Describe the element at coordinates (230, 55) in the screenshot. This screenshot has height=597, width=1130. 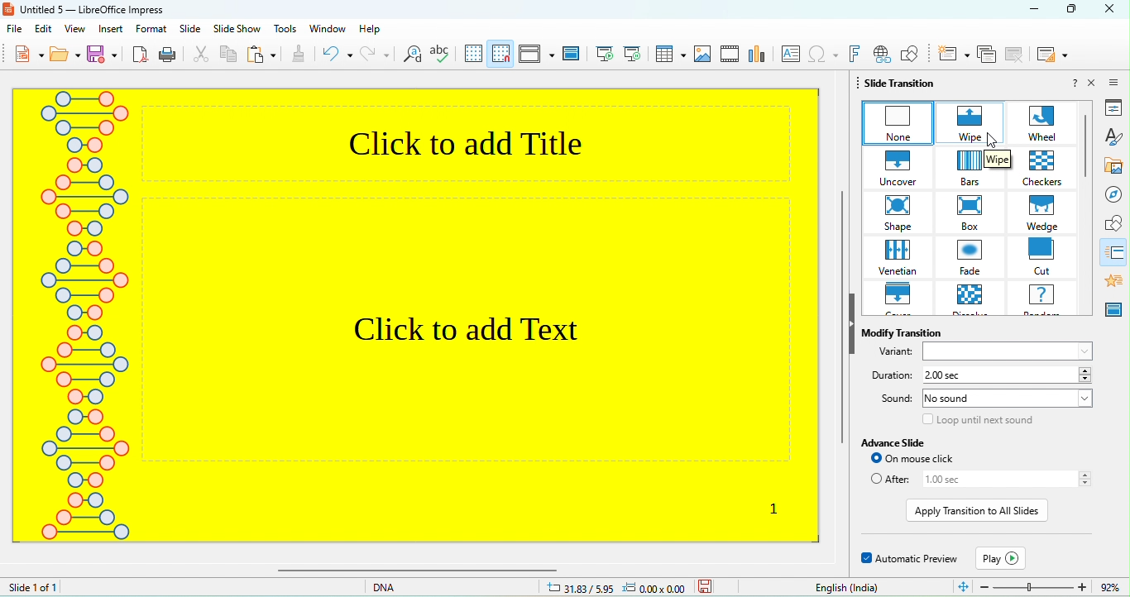
I see `copy` at that location.